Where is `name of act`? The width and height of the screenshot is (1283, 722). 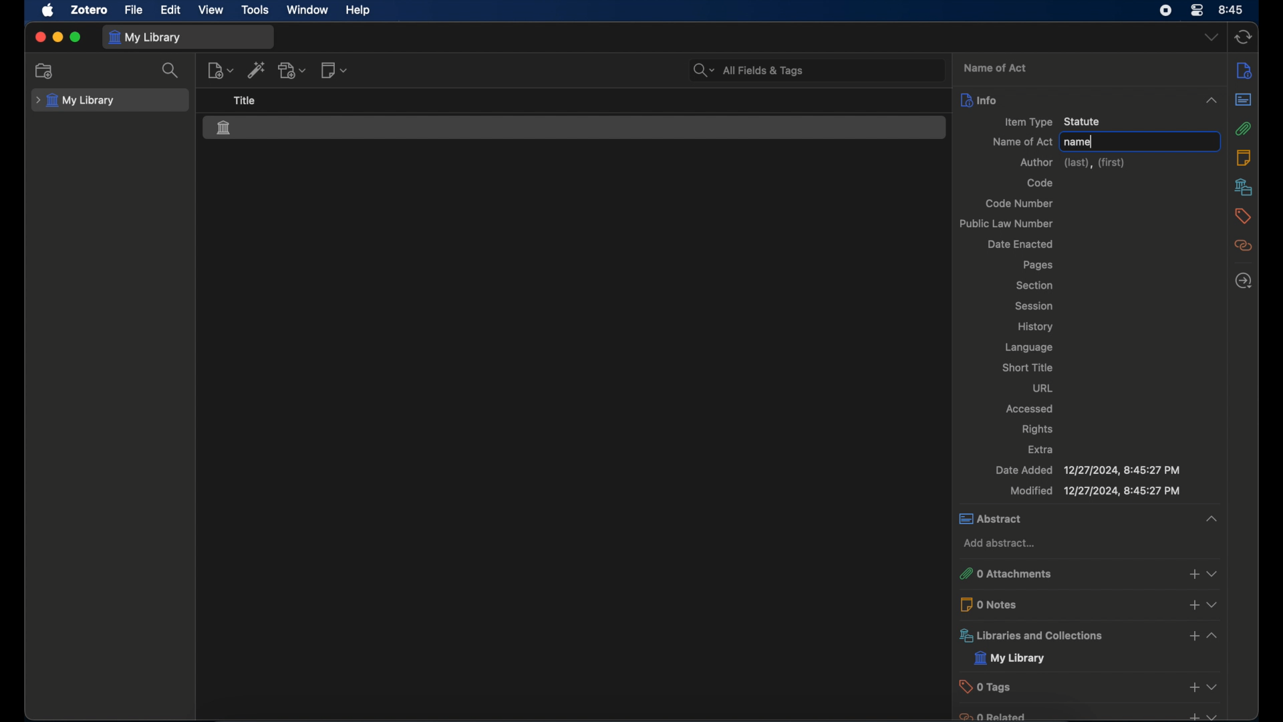
name of act is located at coordinates (995, 68).